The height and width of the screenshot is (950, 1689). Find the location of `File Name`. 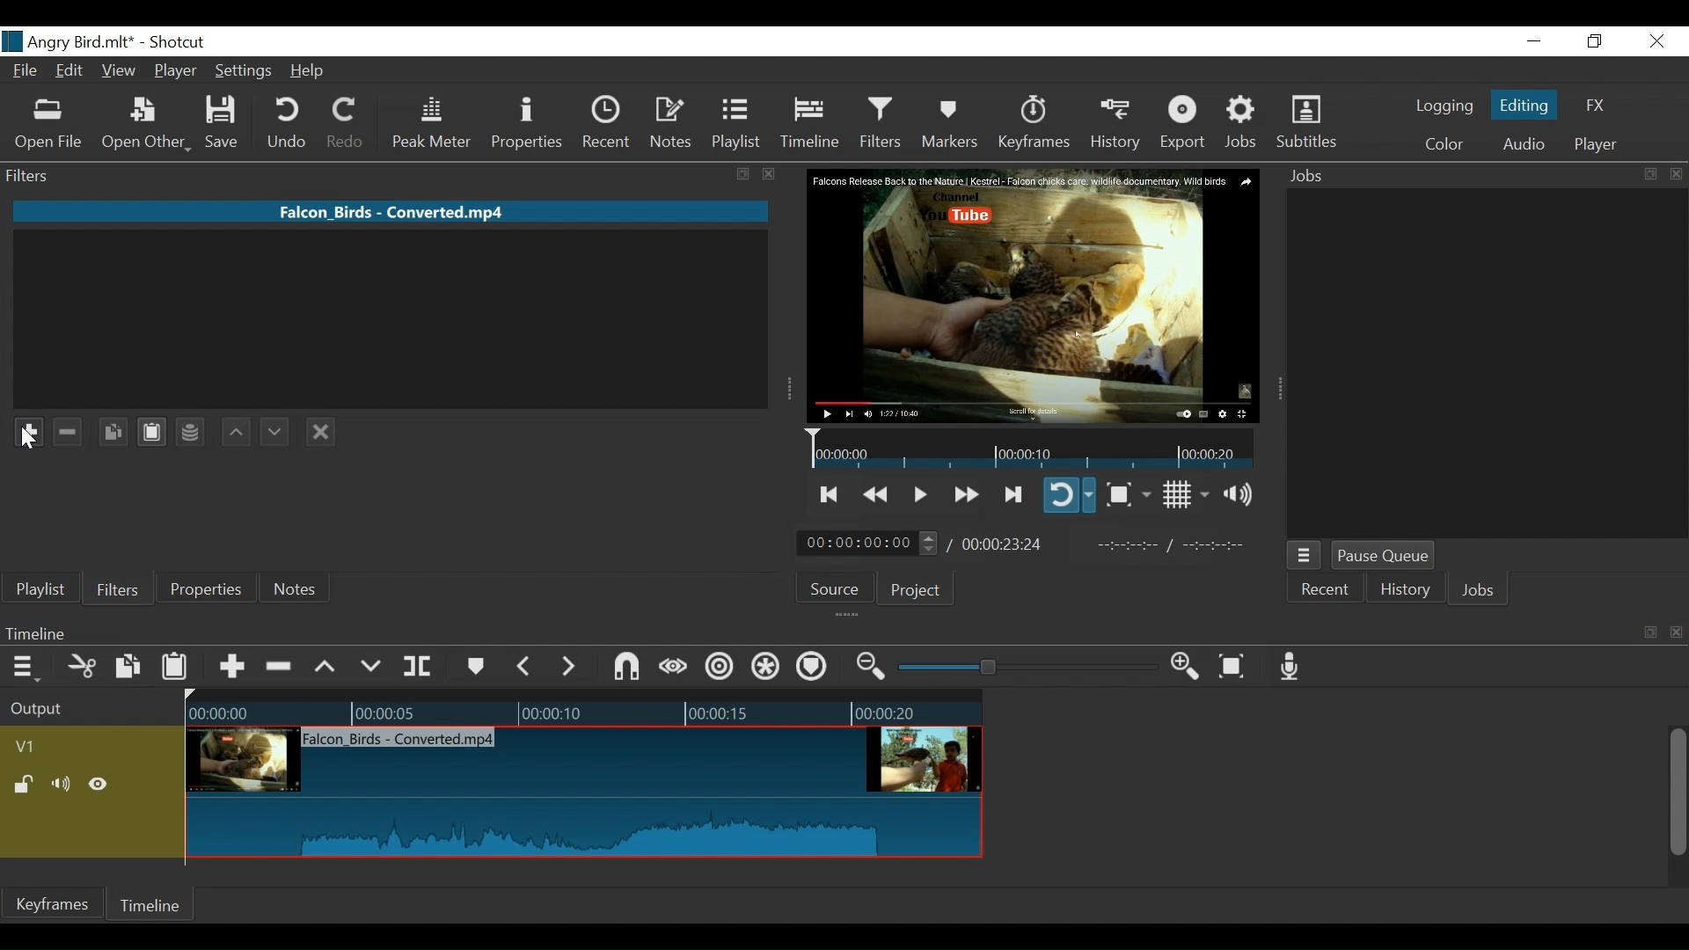

File Name is located at coordinates (393, 210).